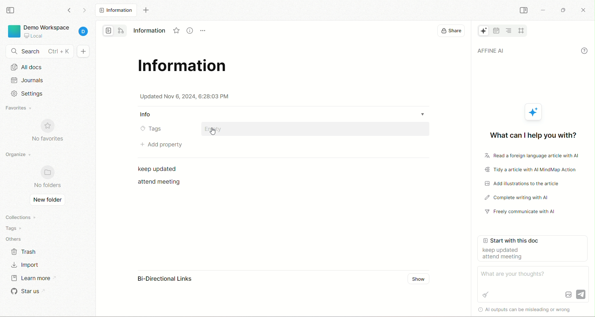 Image resolution: width=595 pixels, height=317 pixels. Describe the element at coordinates (159, 144) in the screenshot. I see `add property` at that location.